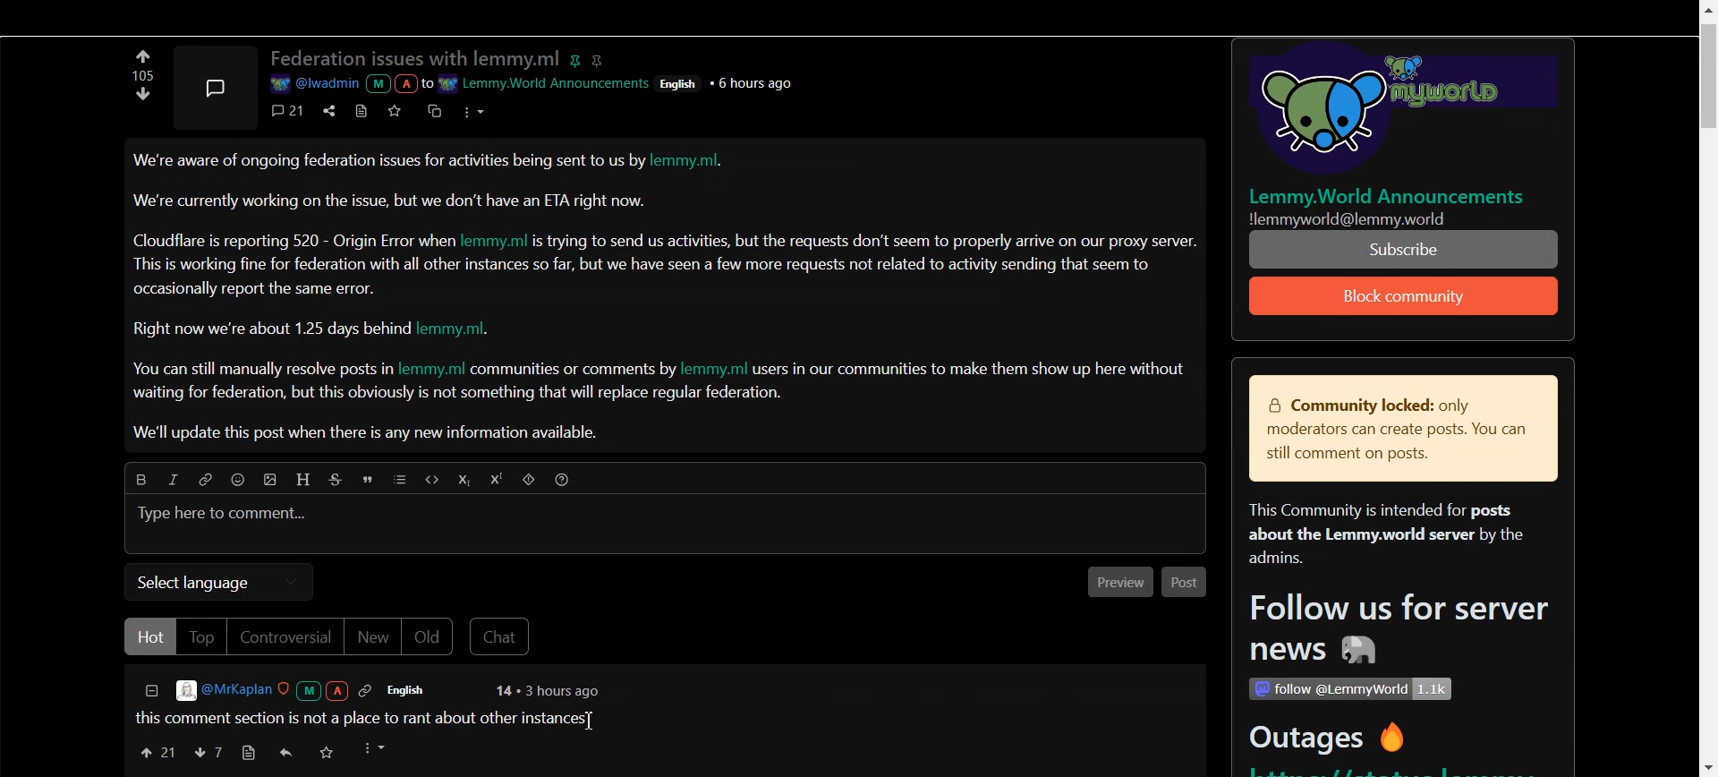 This screenshot has height=777, width=1718. I want to click on Upvote, so click(144, 99).